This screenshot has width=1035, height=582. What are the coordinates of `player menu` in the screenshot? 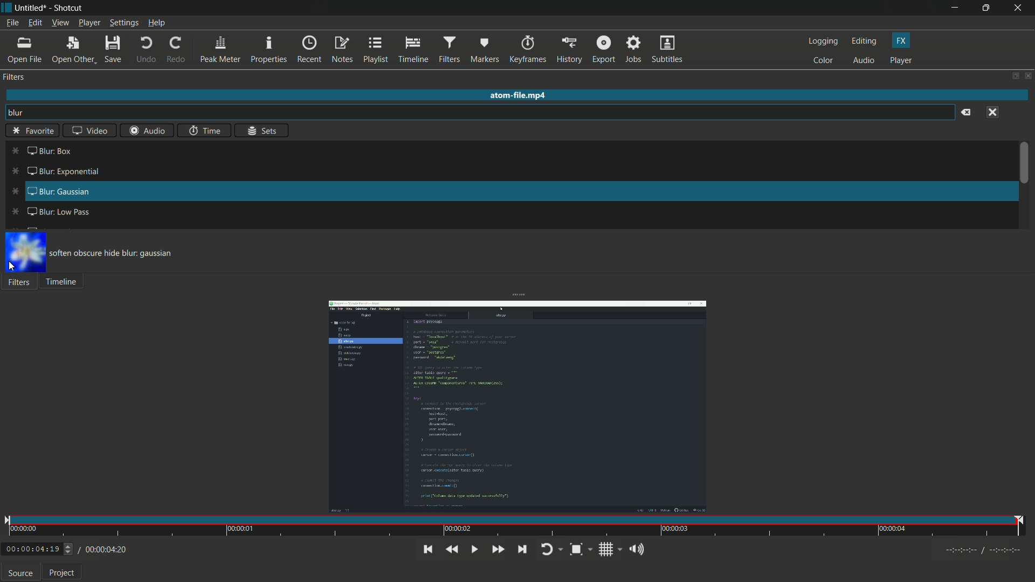 It's located at (90, 24).